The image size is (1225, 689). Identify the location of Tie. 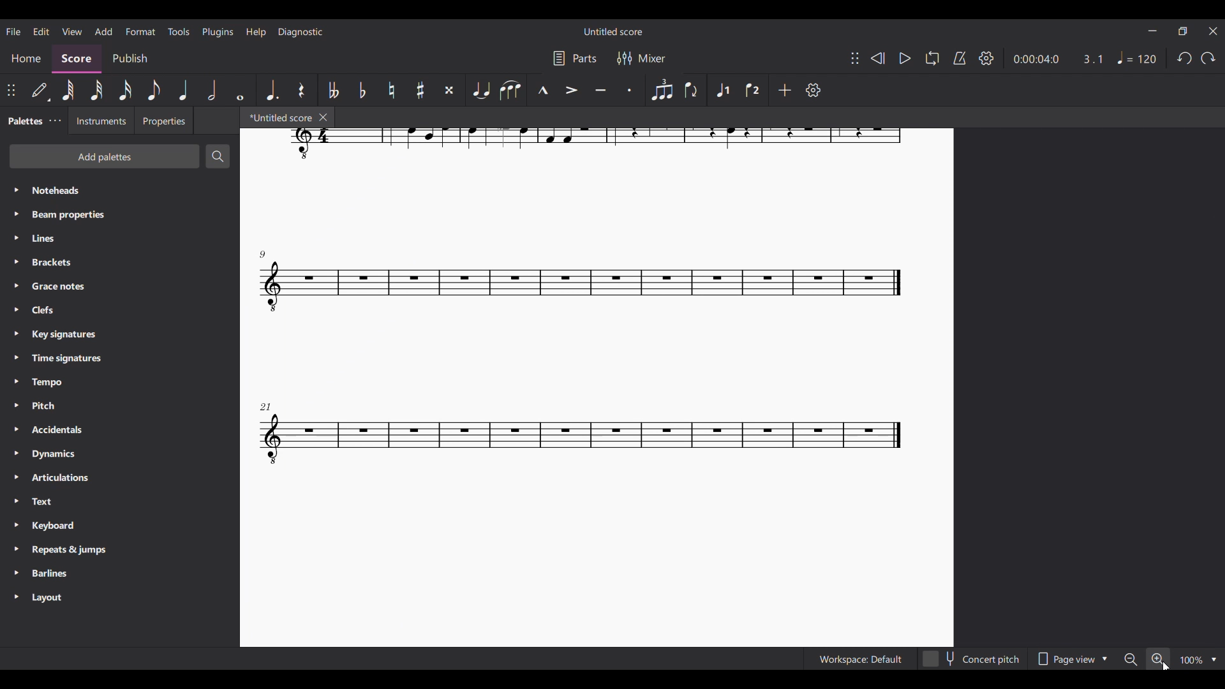
(480, 90).